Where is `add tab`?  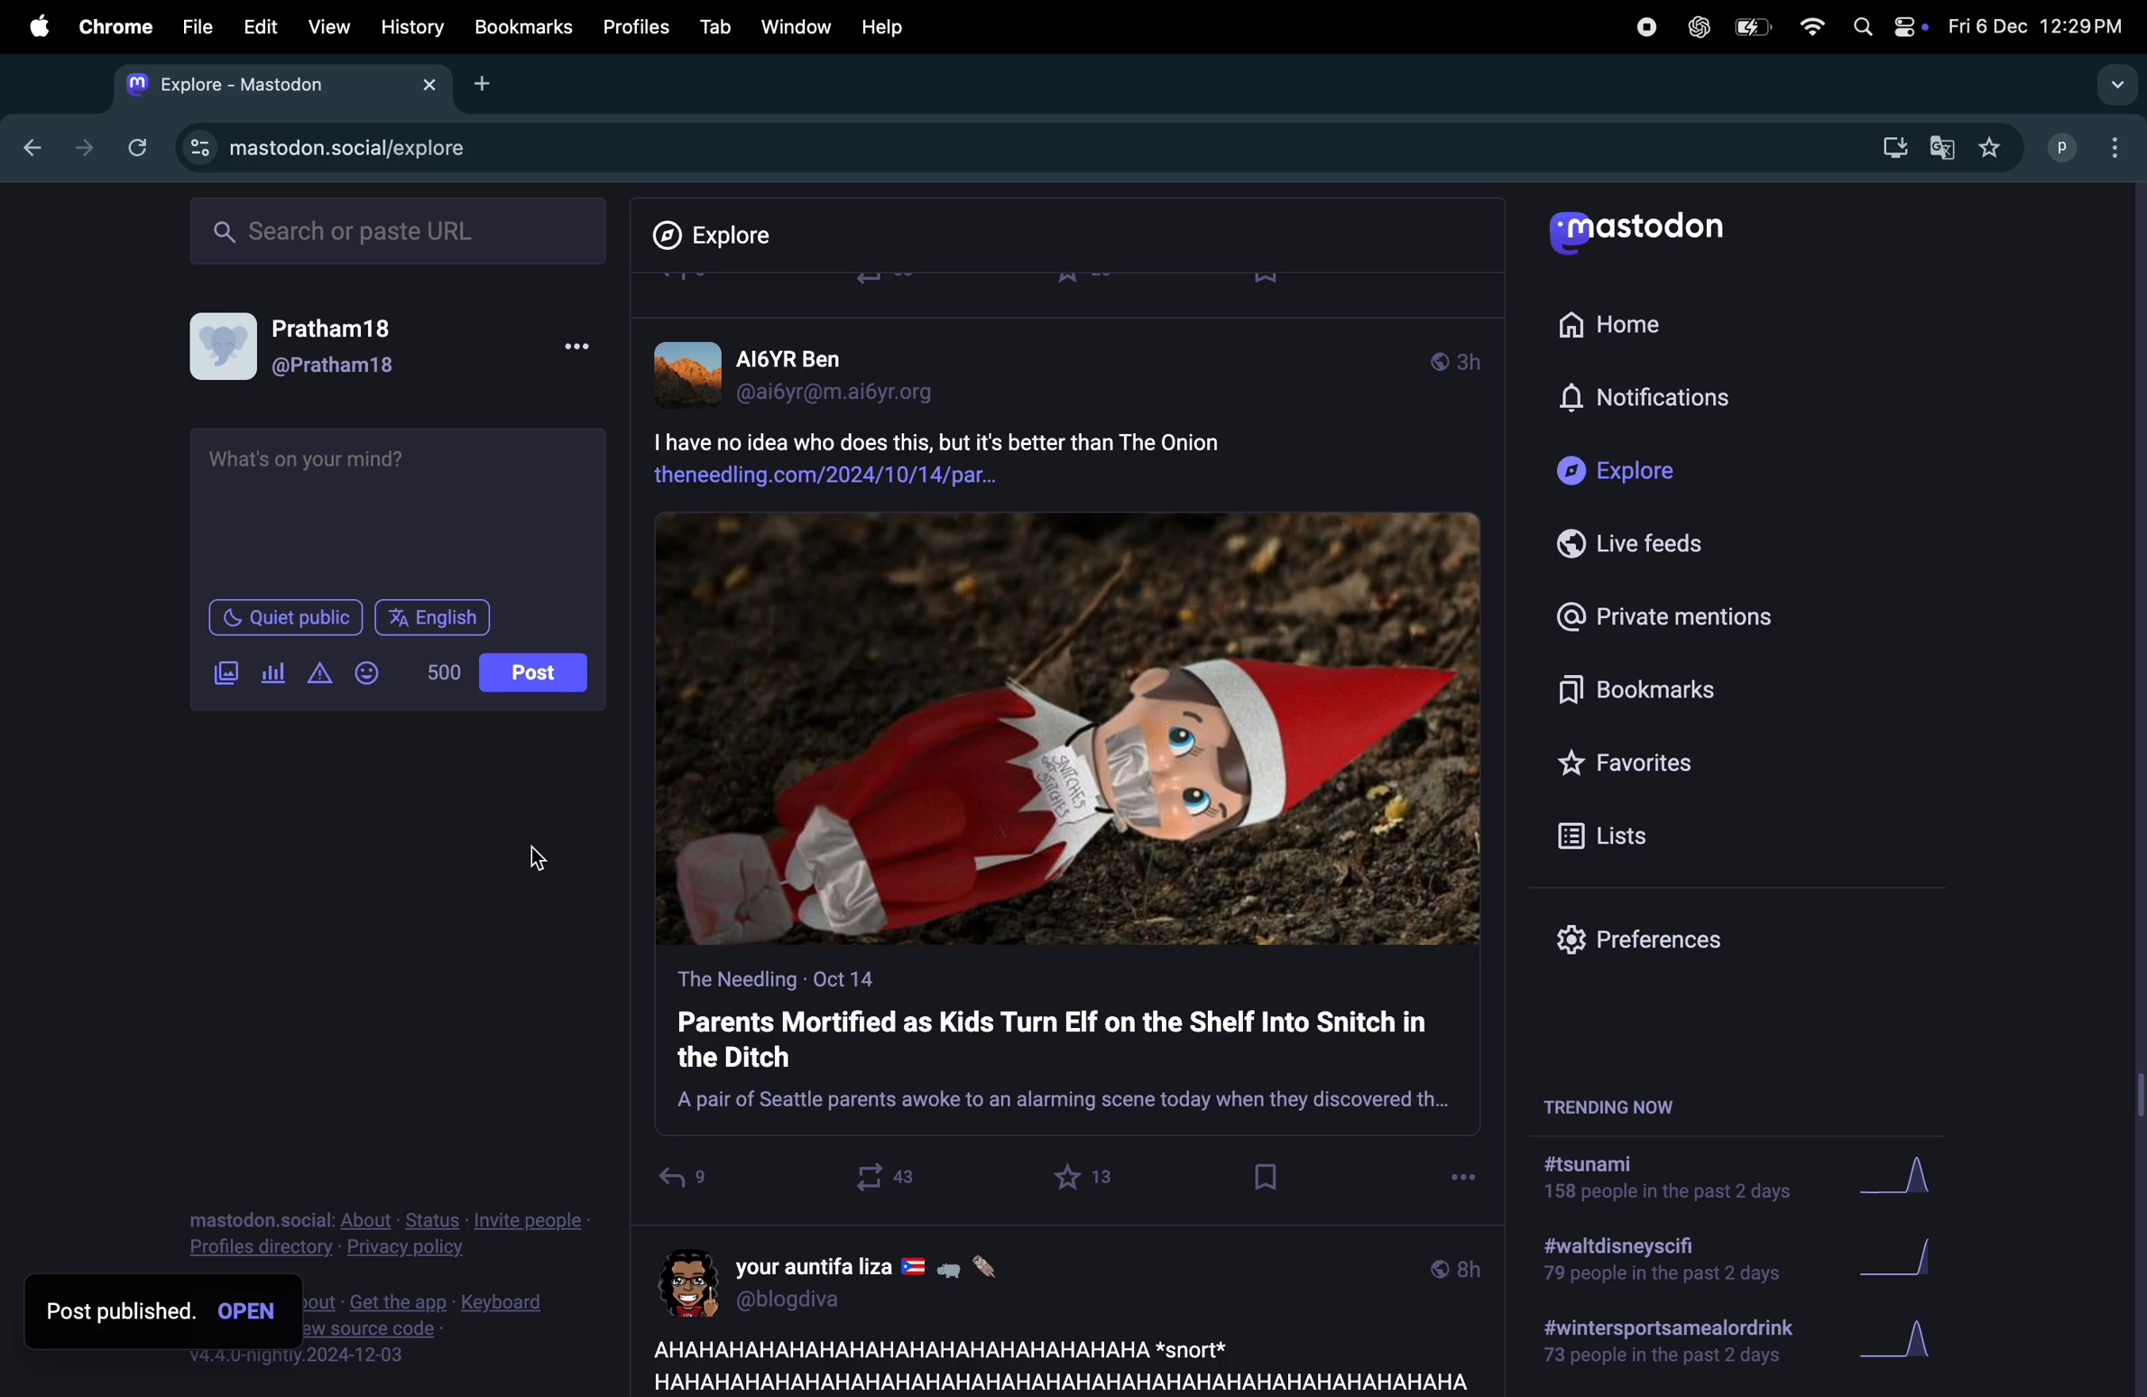 add tab is located at coordinates (484, 82).